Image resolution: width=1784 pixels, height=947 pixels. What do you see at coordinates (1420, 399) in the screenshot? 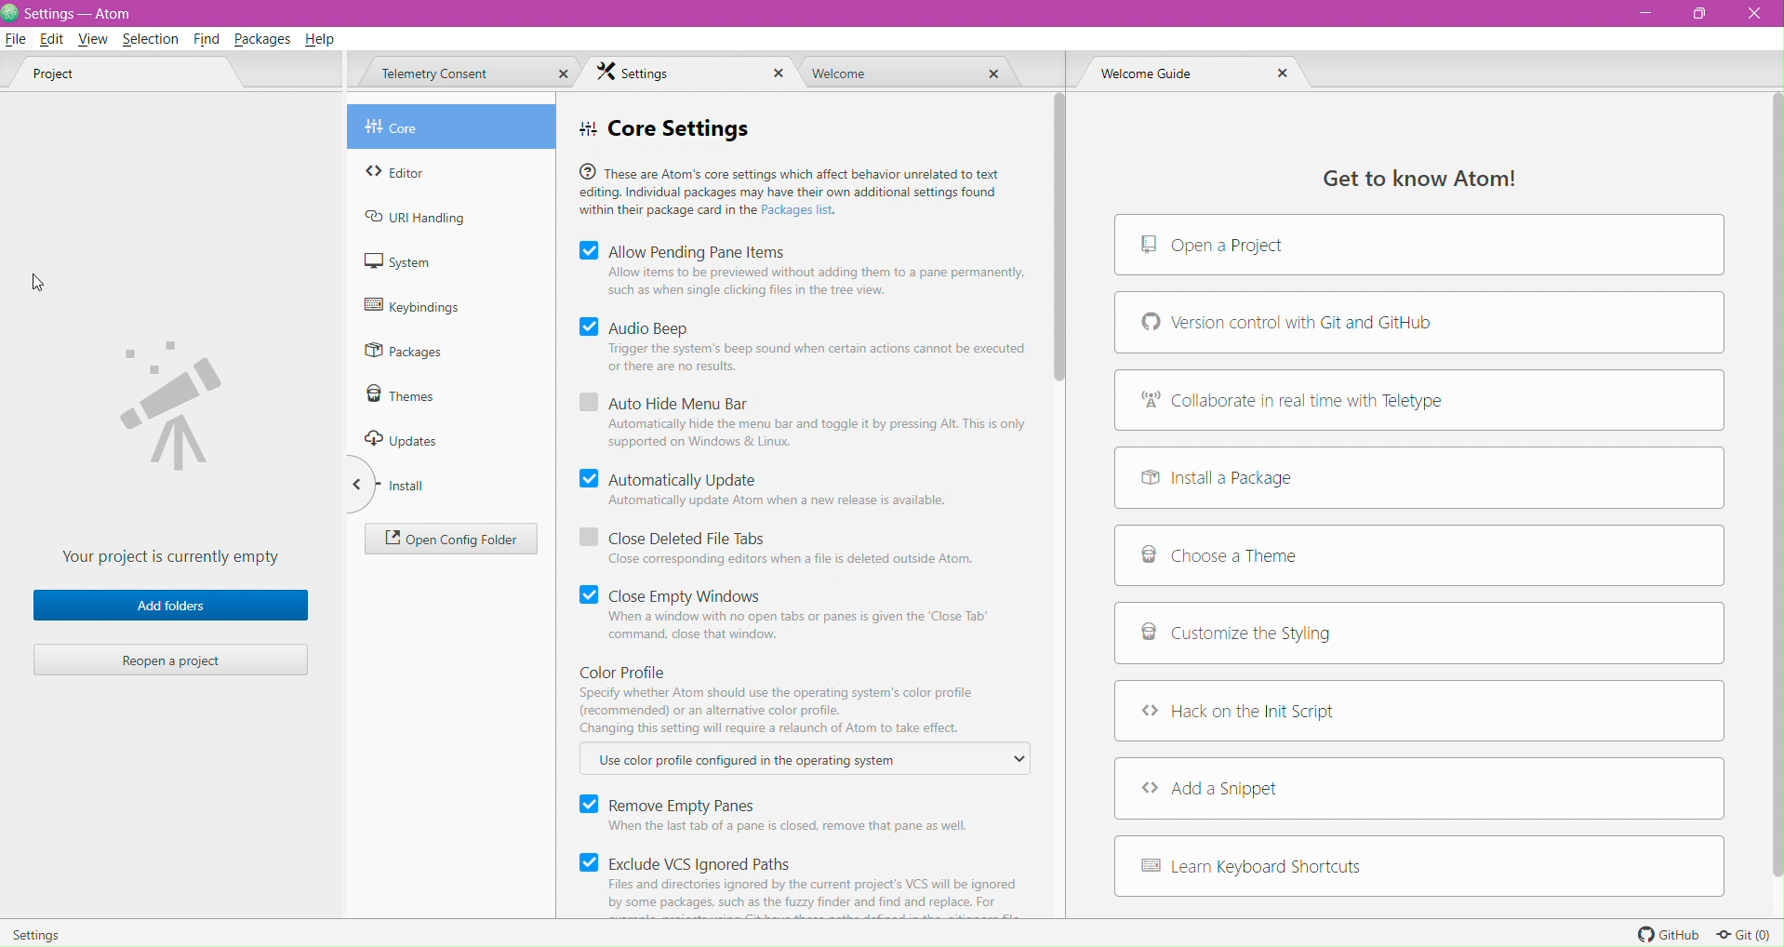
I see `Collaborate in real time with Teletype` at bounding box center [1420, 399].